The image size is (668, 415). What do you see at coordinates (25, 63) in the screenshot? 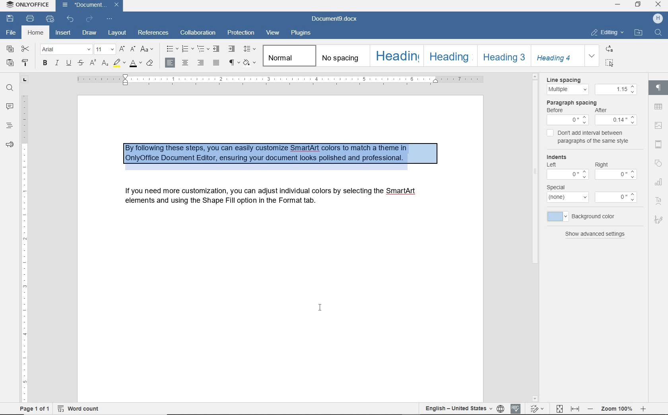
I see `copy style` at bounding box center [25, 63].